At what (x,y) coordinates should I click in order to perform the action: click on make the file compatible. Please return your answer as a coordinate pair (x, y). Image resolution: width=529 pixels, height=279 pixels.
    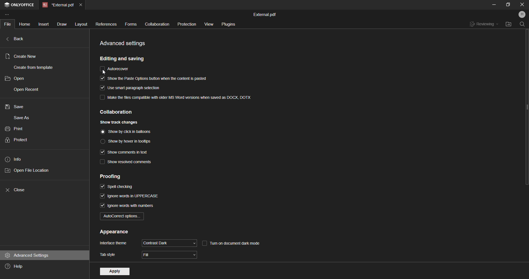
    Looking at the image, I should click on (176, 97).